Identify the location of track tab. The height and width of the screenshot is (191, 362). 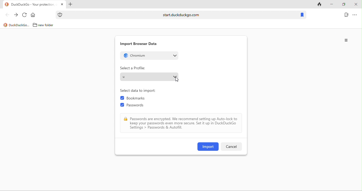
(320, 5).